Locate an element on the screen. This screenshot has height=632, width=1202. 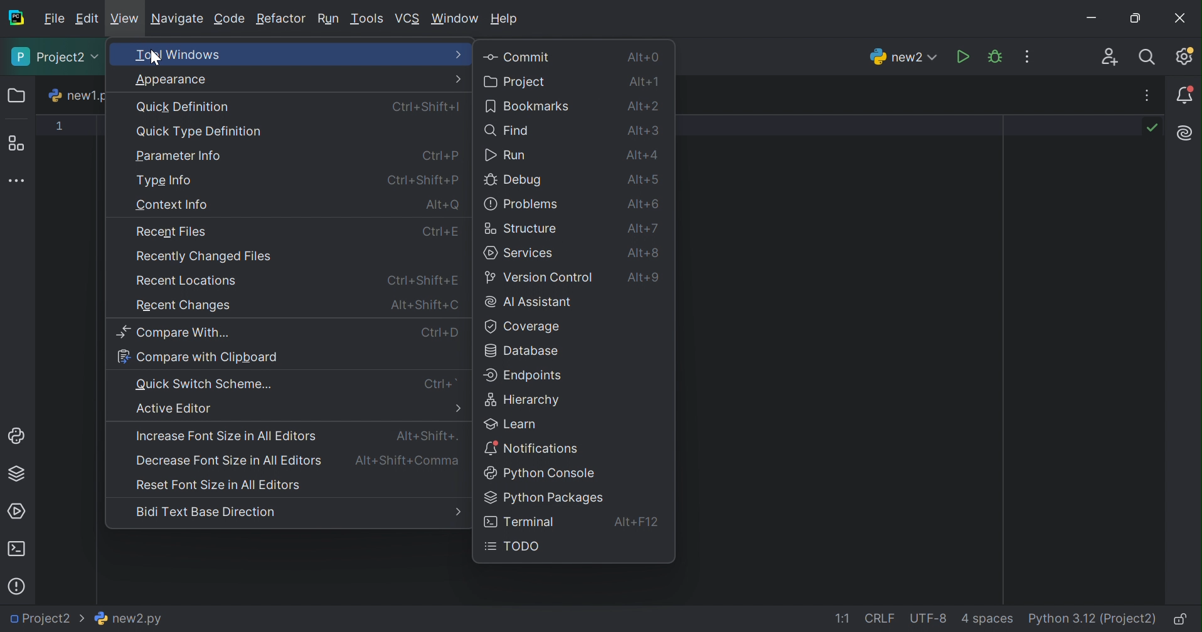
Bookmarks is located at coordinates (529, 105).